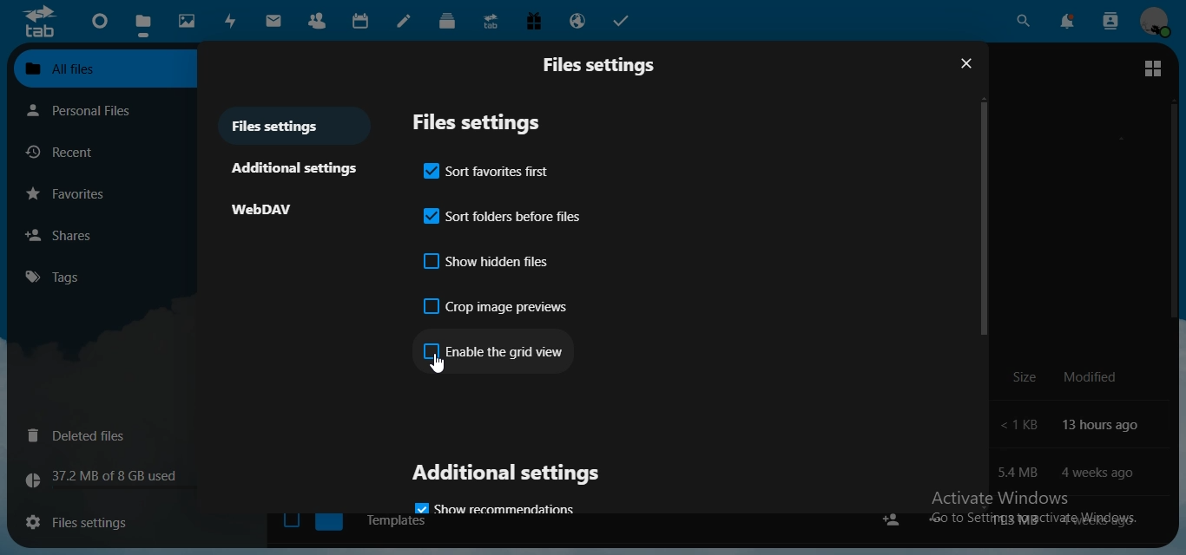  Describe the element at coordinates (105, 235) in the screenshot. I see `shares` at that location.